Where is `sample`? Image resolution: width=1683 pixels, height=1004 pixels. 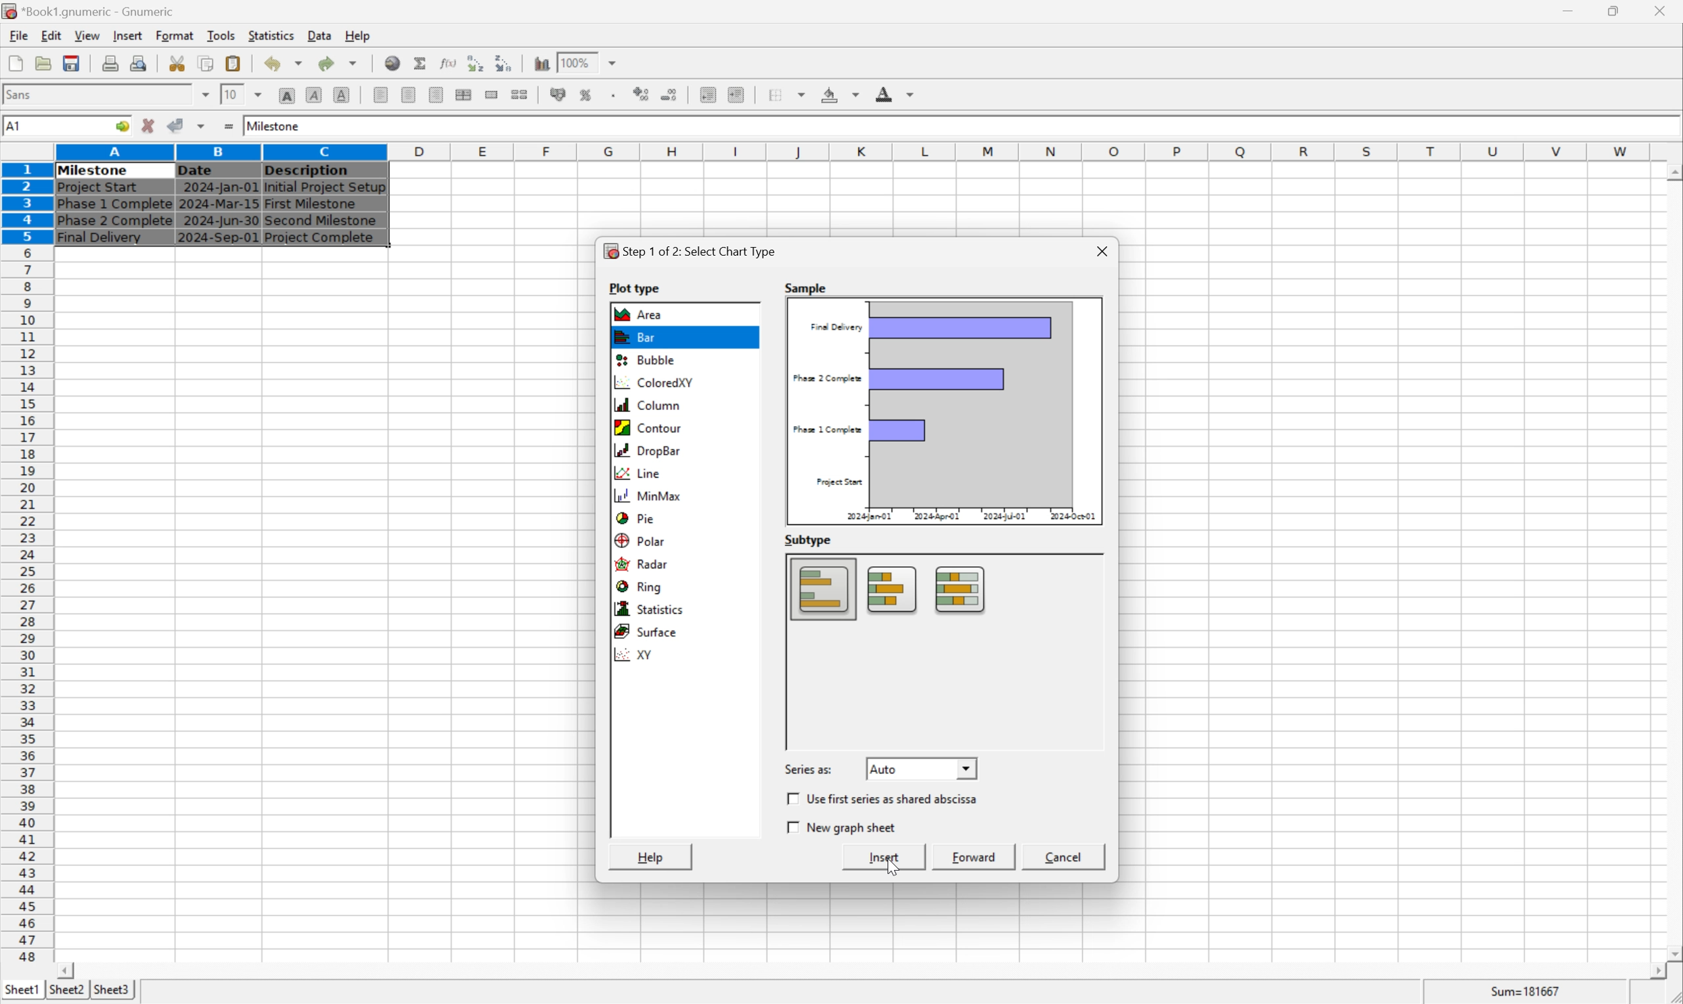 sample is located at coordinates (807, 286).